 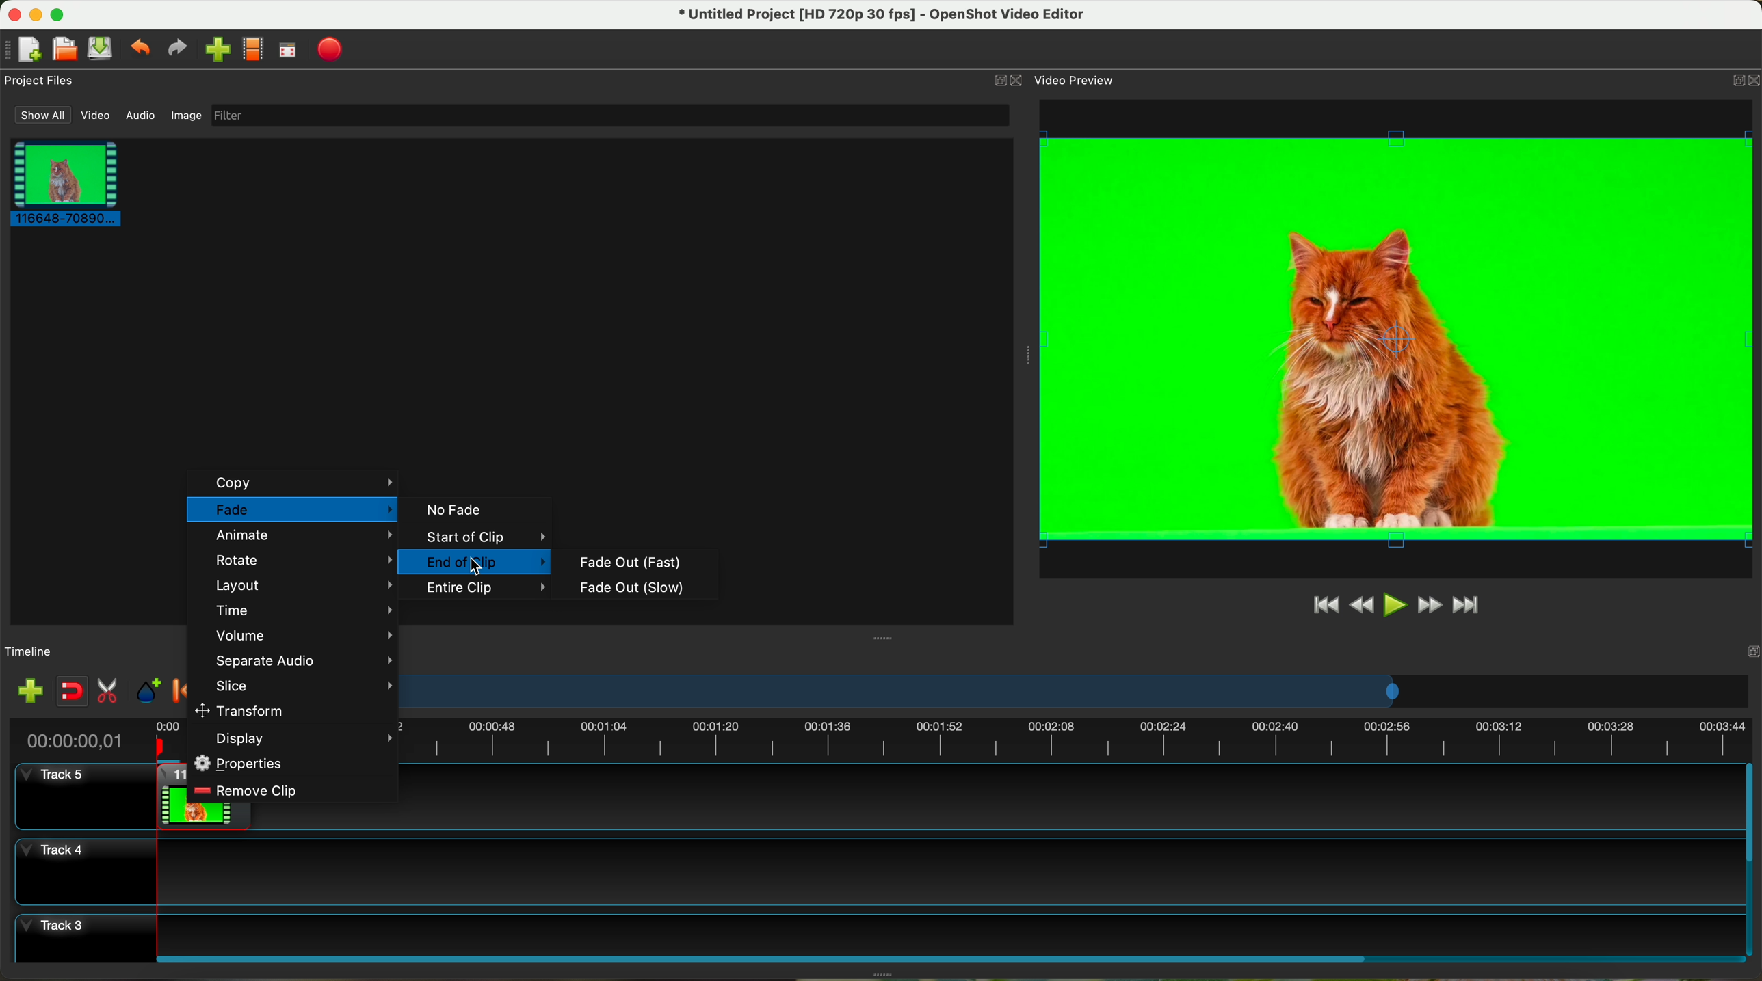 What do you see at coordinates (1468, 606) in the screenshot?
I see `jump to end` at bounding box center [1468, 606].